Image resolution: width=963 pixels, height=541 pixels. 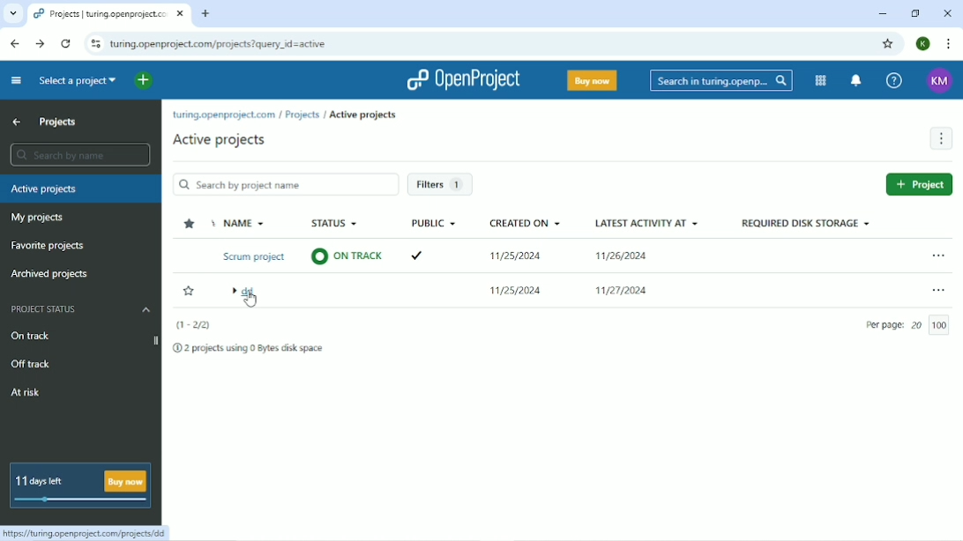 I want to click on Favorite projects, so click(x=50, y=245).